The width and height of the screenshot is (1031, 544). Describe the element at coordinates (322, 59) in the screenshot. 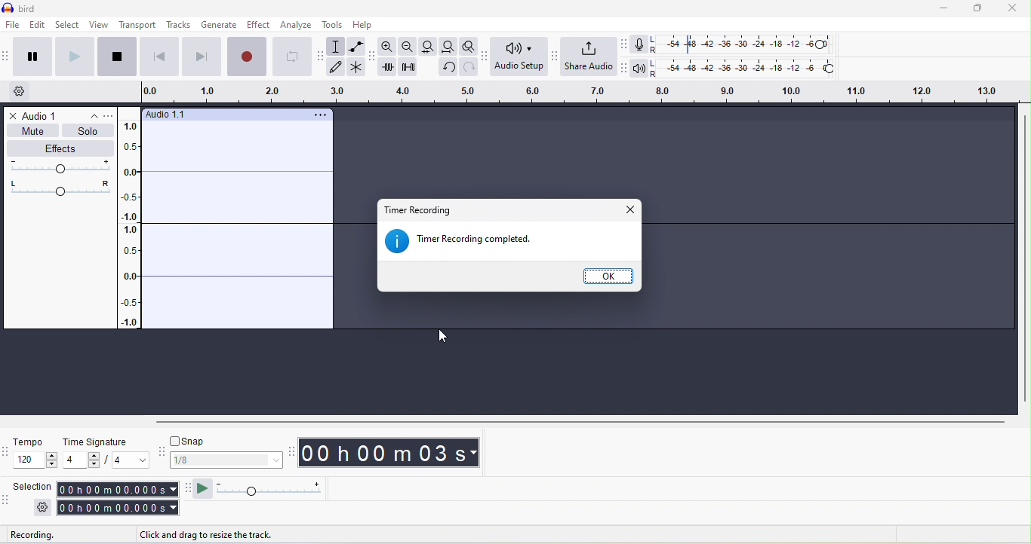

I see `audacity tools toolbar` at that location.